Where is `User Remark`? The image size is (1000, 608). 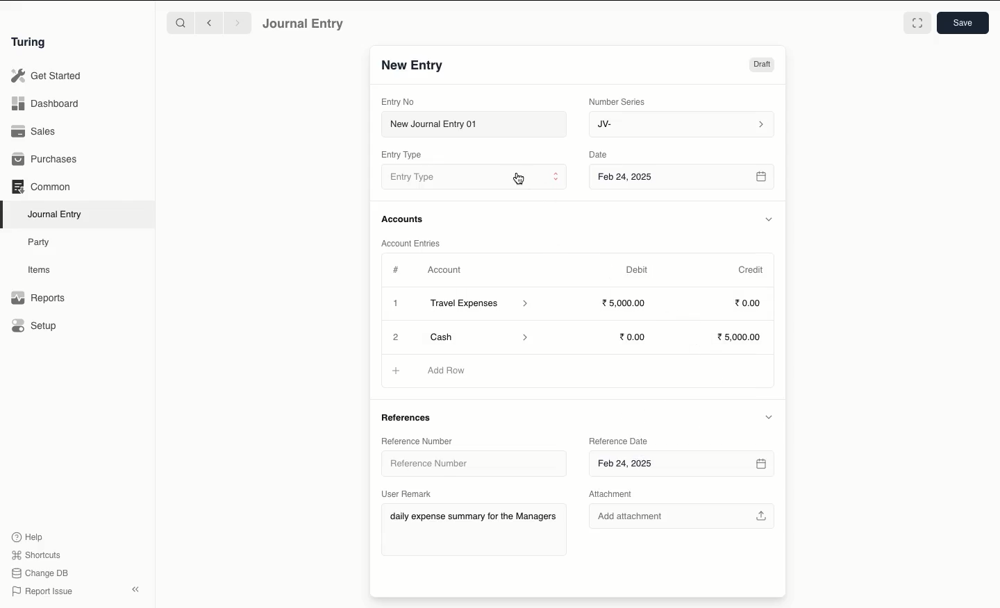
User Remark is located at coordinates (407, 493).